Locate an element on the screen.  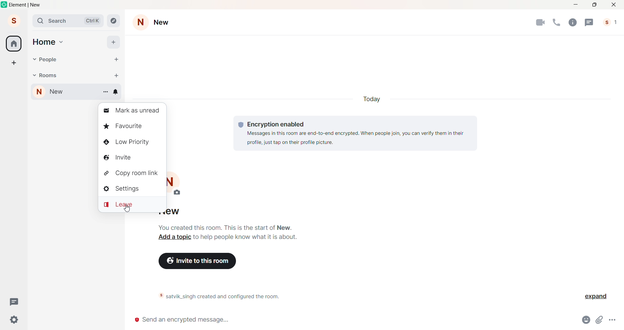
New is located at coordinates (165, 22).